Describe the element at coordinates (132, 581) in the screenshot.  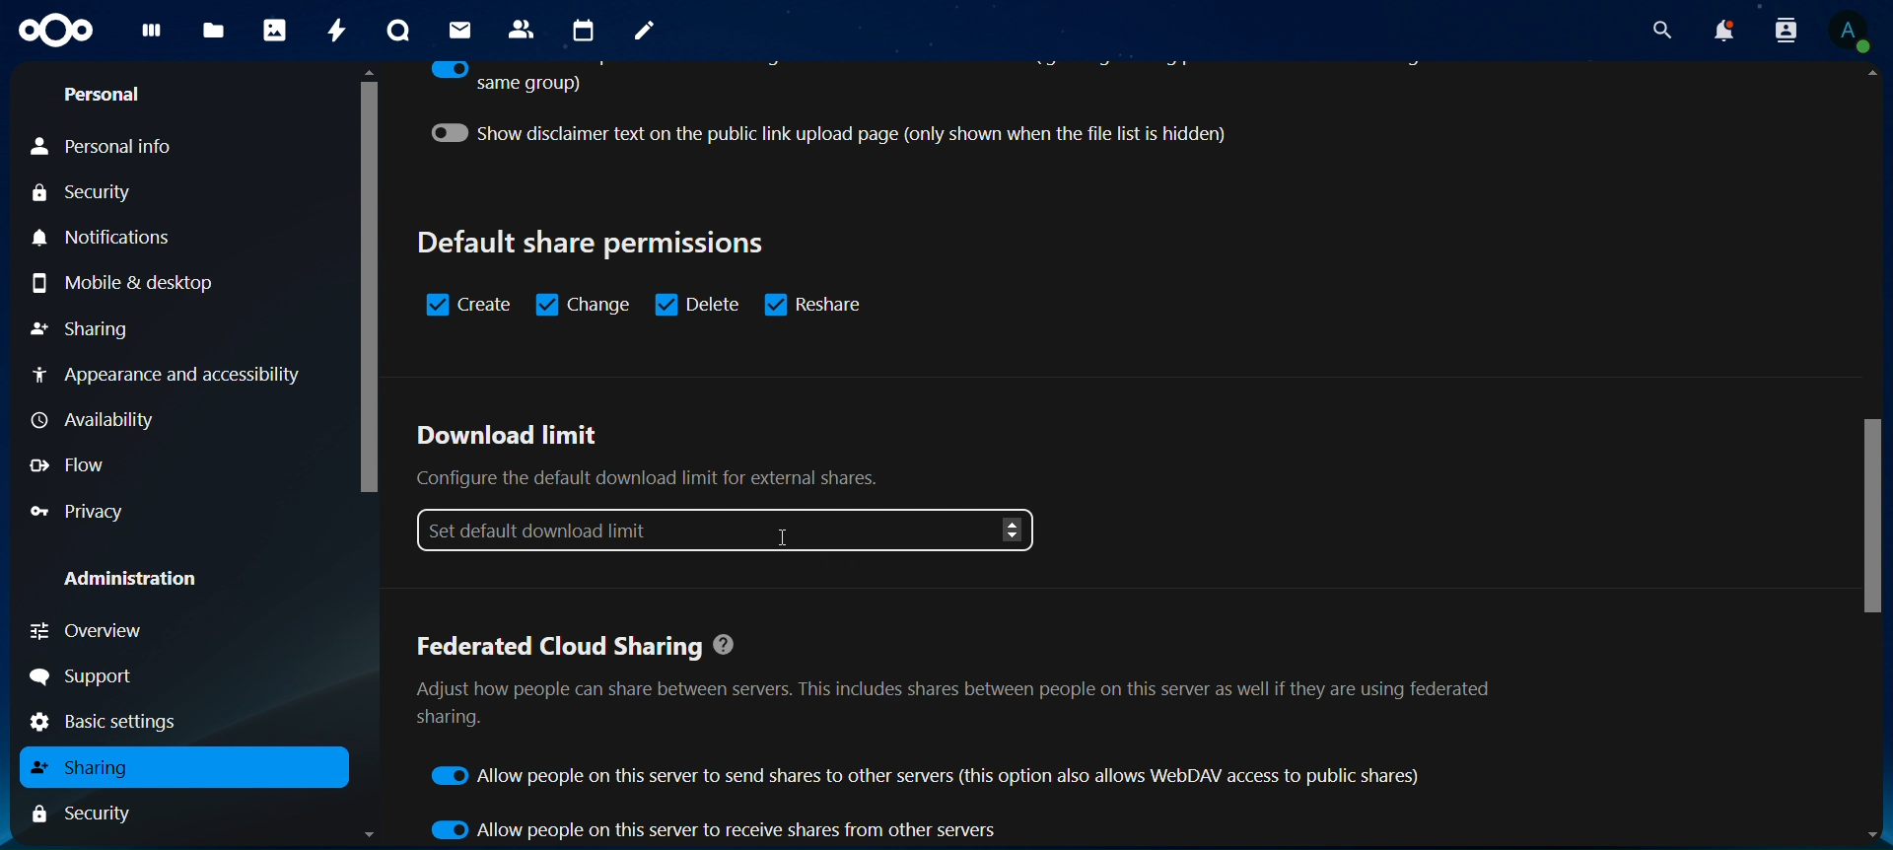
I see `administration` at that location.